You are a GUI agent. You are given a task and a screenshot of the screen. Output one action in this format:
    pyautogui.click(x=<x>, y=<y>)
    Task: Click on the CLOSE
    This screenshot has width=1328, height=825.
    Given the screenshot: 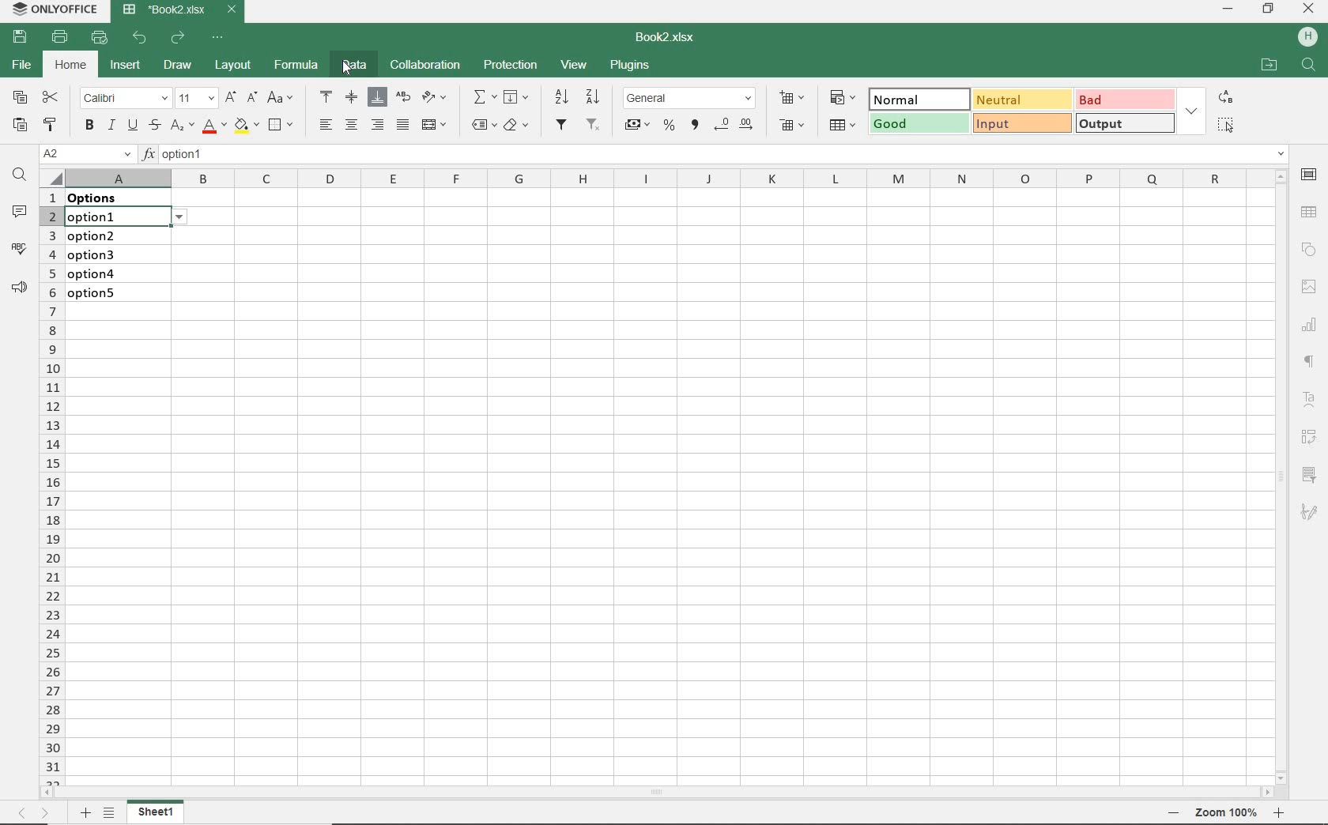 What is the action you would take?
    pyautogui.click(x=1310, y=8)
    